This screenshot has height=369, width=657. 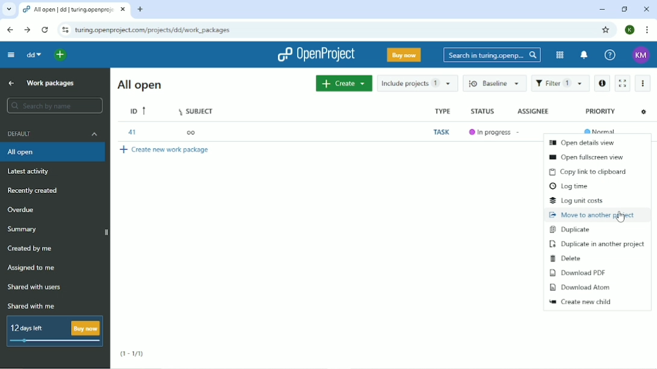 I want to click on Subject, so click(x=197, y=111).